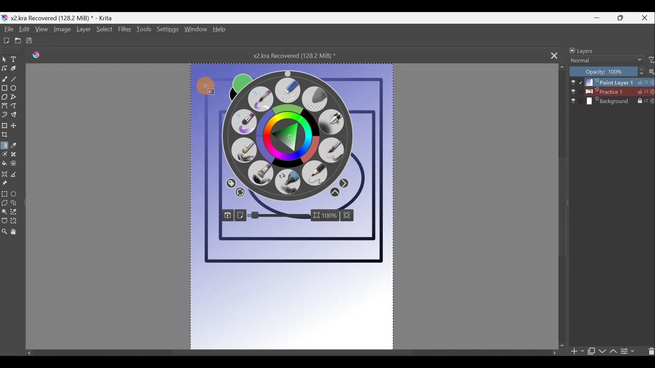 The height and width of the screenshot is (368, 655). I want to click on Line tool, so click(15, 80).